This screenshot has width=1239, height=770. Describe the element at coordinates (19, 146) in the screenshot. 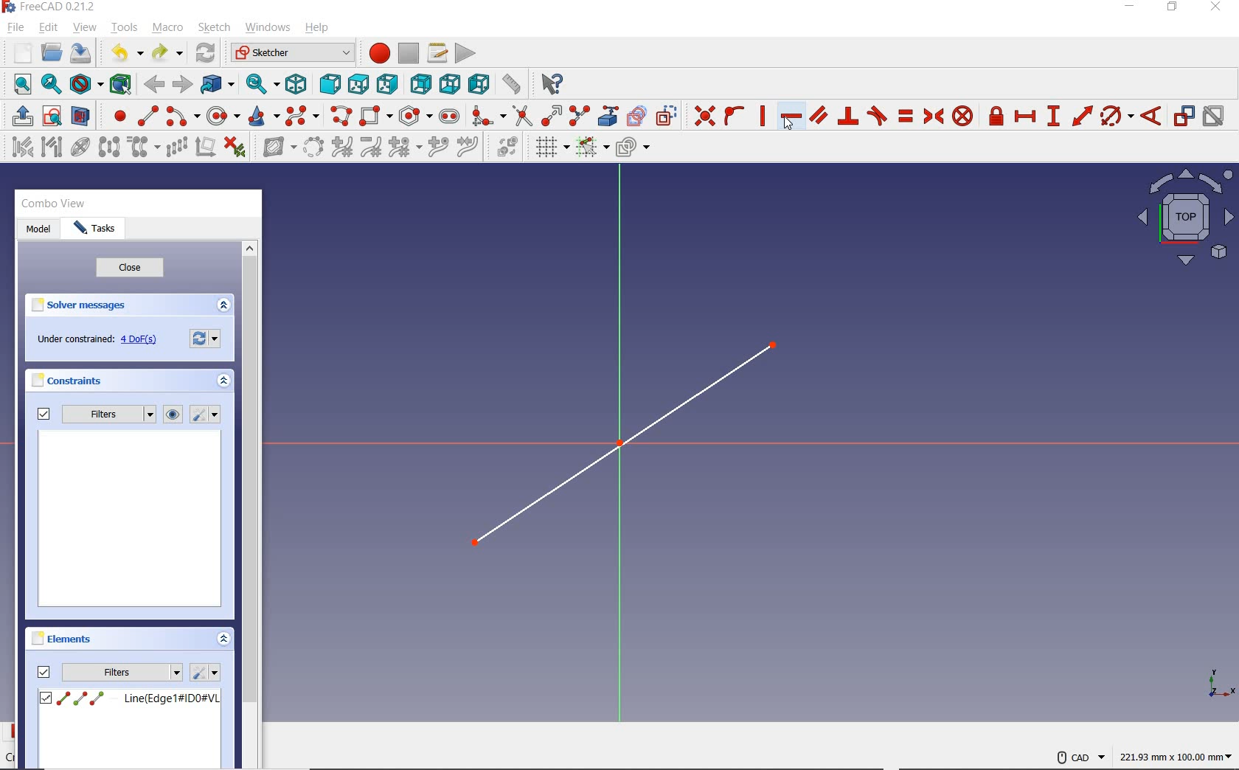

I see `SELECT ASSOCIATED CONSTRAINTS` at that location.